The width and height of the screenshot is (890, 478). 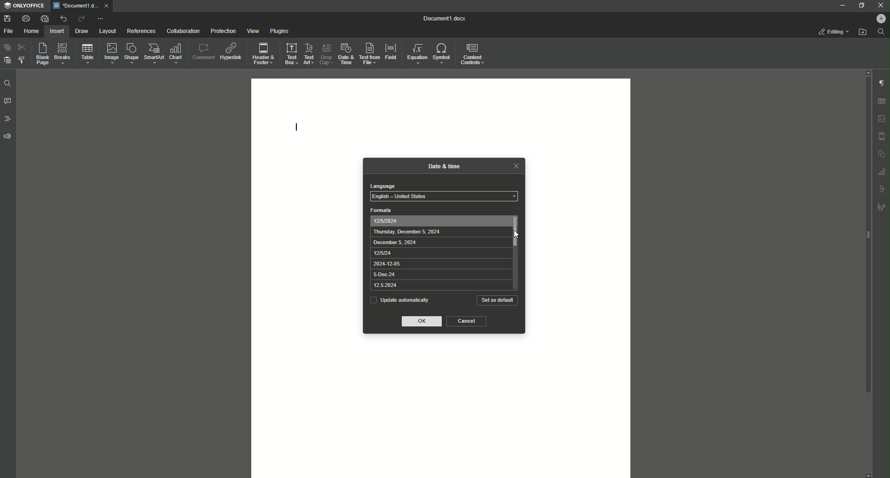 I want to click on Home, so click(x=32, y=31).